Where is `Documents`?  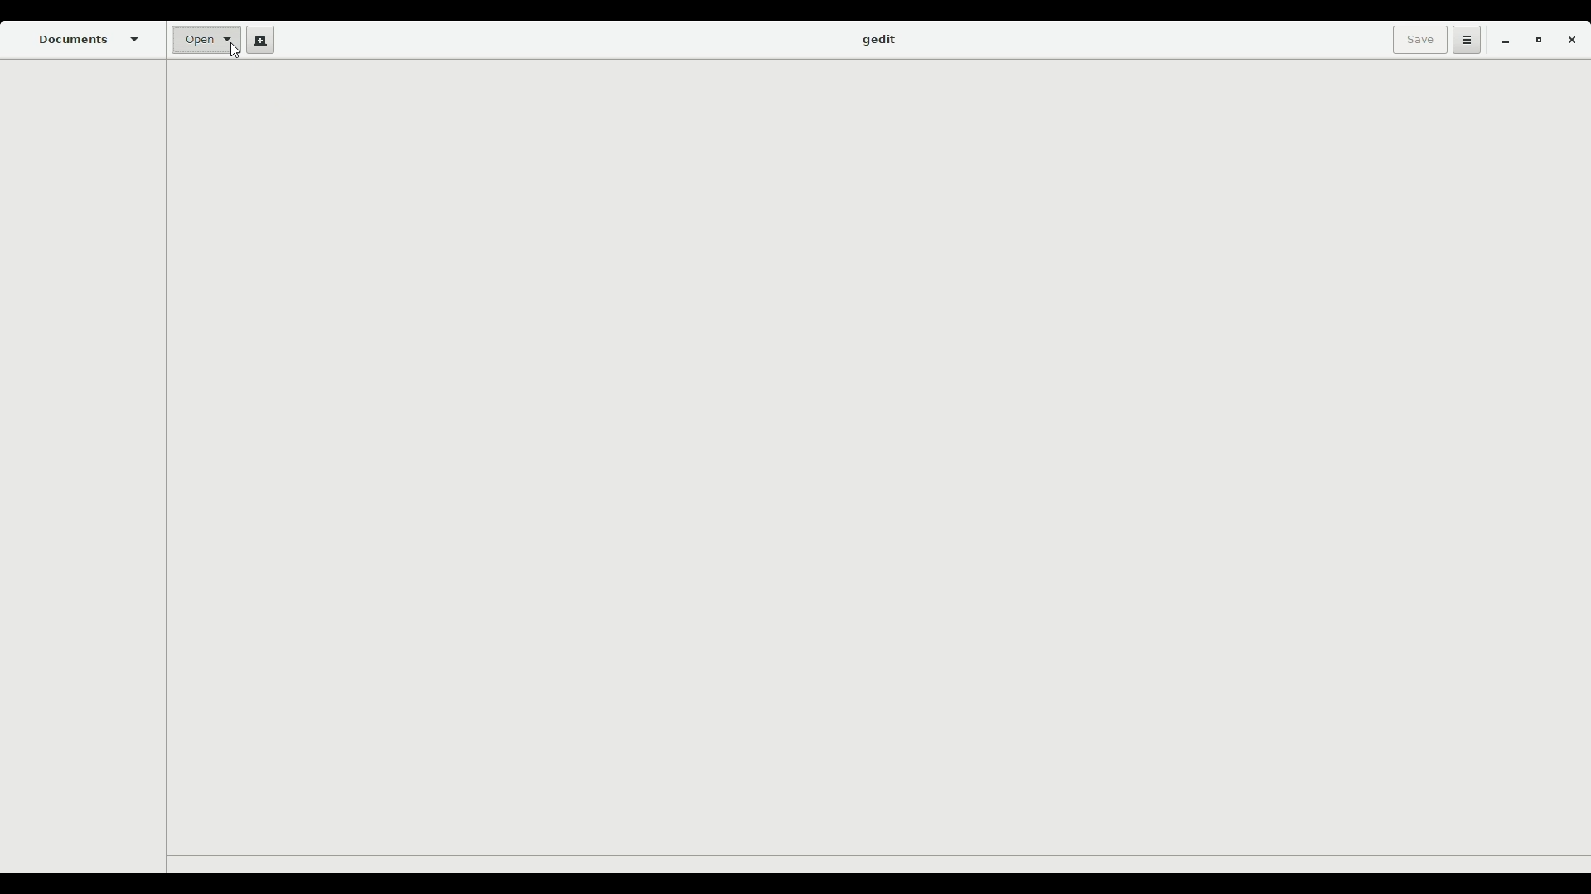 Documents is located at coordinates (90, 39).